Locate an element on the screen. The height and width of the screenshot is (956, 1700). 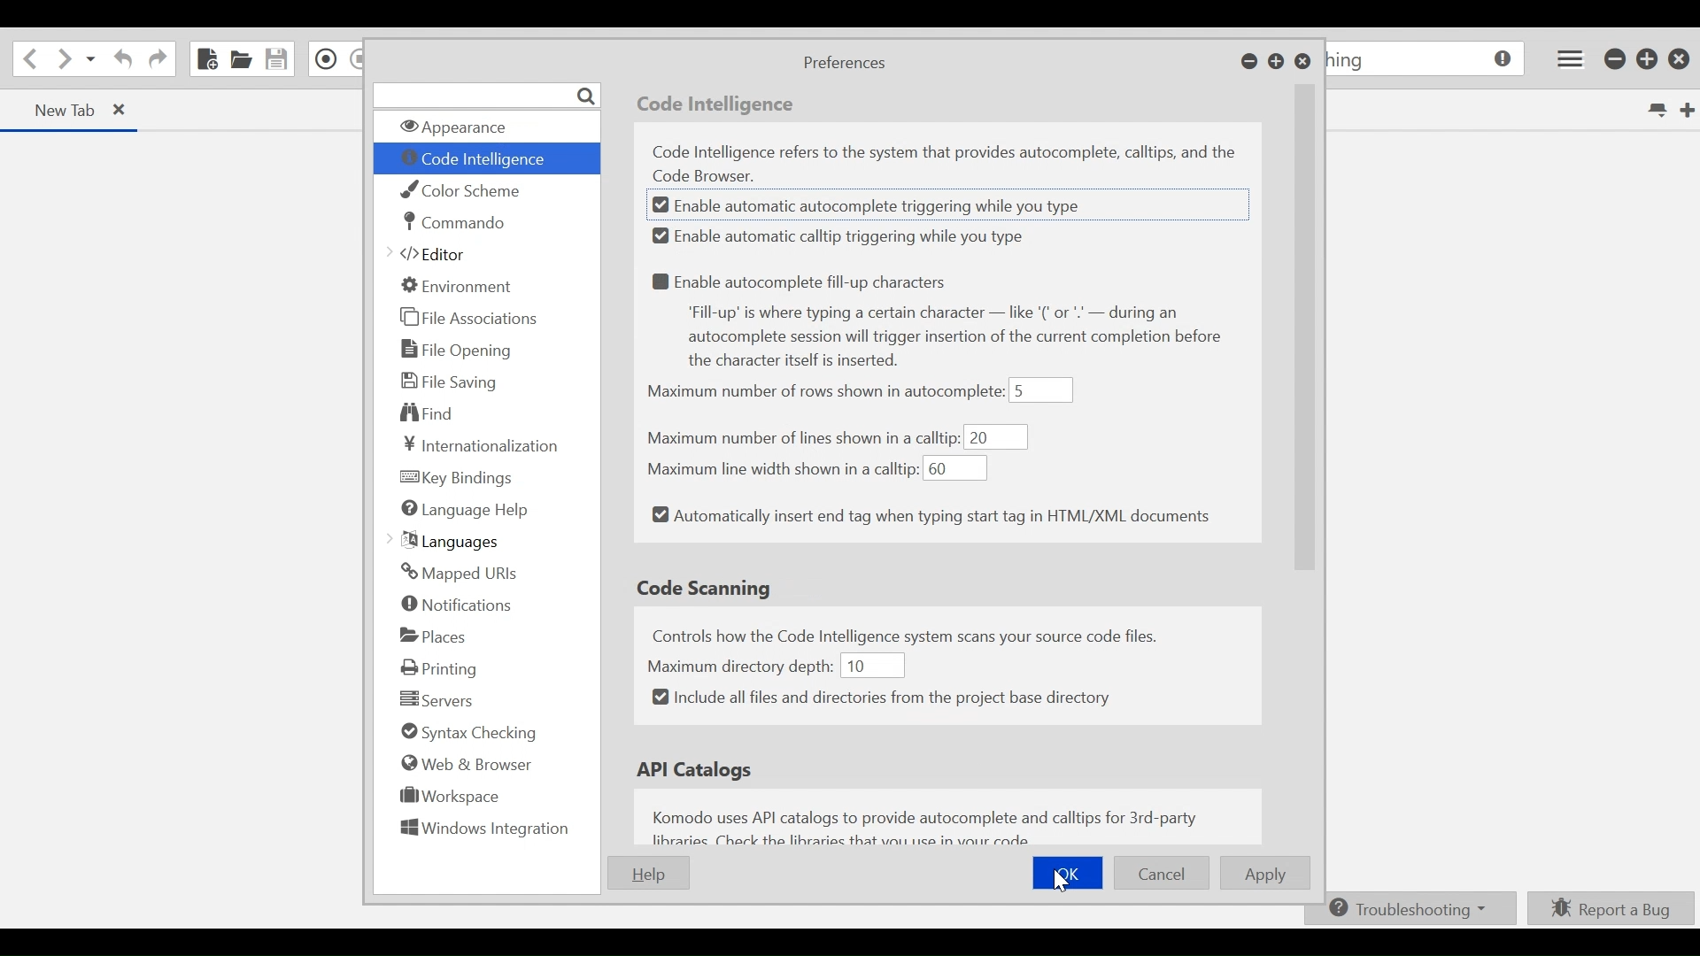
Automatically insert end tag when typing start tag in HTML/XML documents is located at coordinates (931, 517).